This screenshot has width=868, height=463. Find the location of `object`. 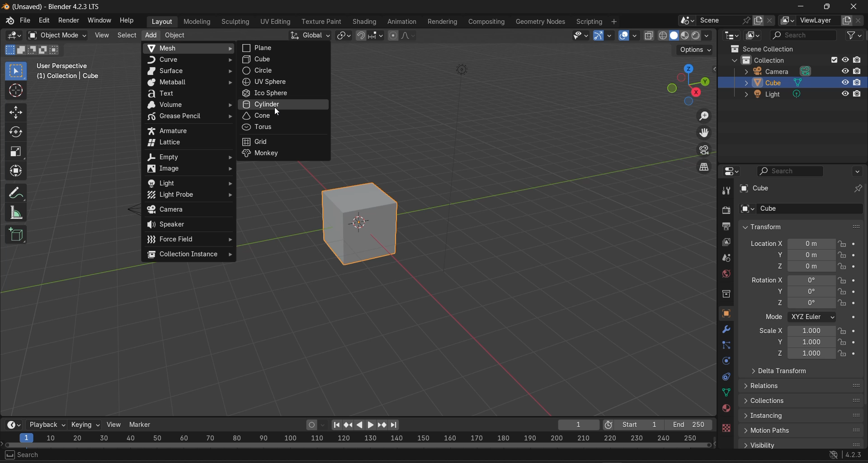

object is located at coordinates (176, 35).